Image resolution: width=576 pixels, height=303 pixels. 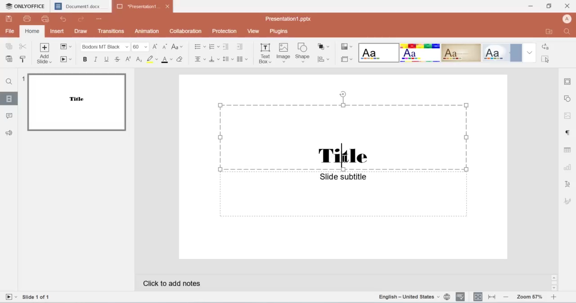 I want to click on decrease, so click(x=506, y=298).